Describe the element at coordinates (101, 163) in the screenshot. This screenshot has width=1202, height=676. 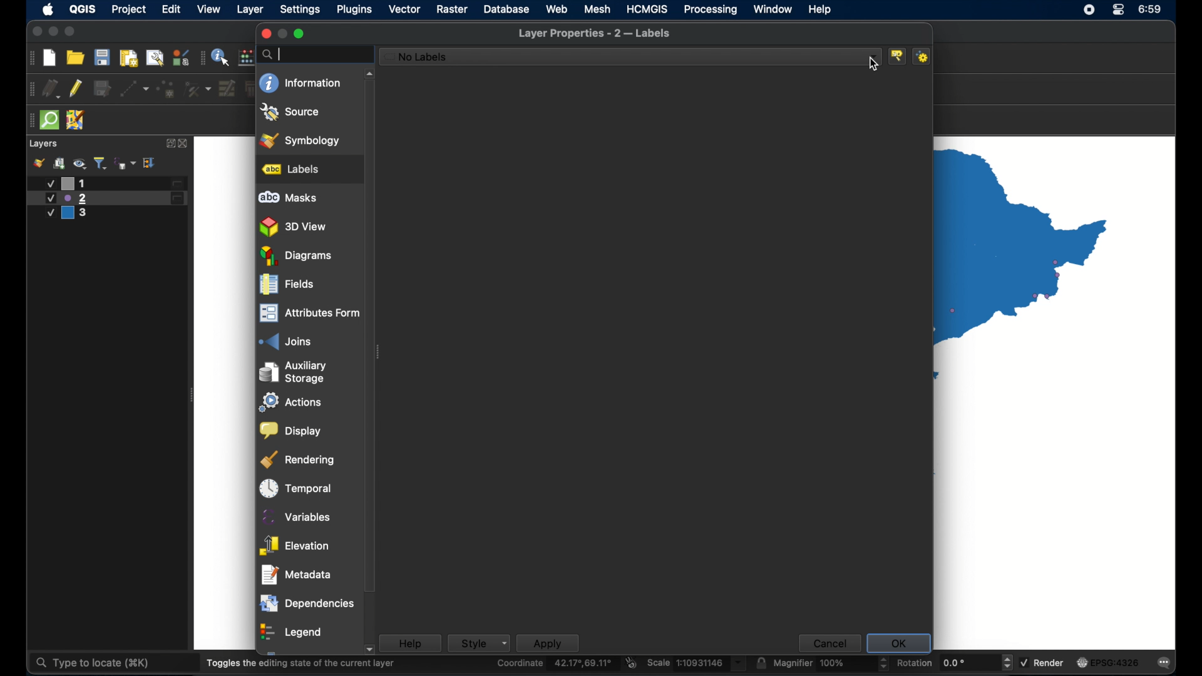
I see `filter  legend` at that location.